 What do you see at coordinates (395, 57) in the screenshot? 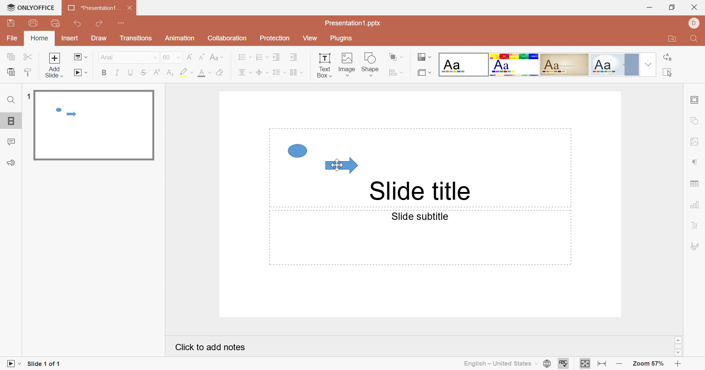
I see `Arrange shape` at bounding box center [395, 57].